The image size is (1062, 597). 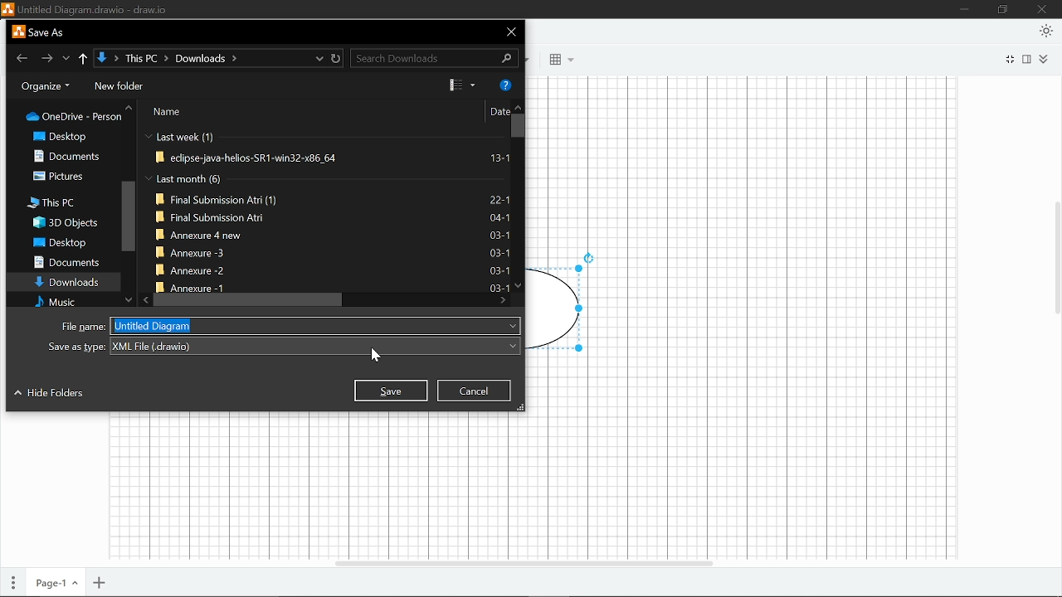 I want to click on Documents, so click(x=74, y=156).